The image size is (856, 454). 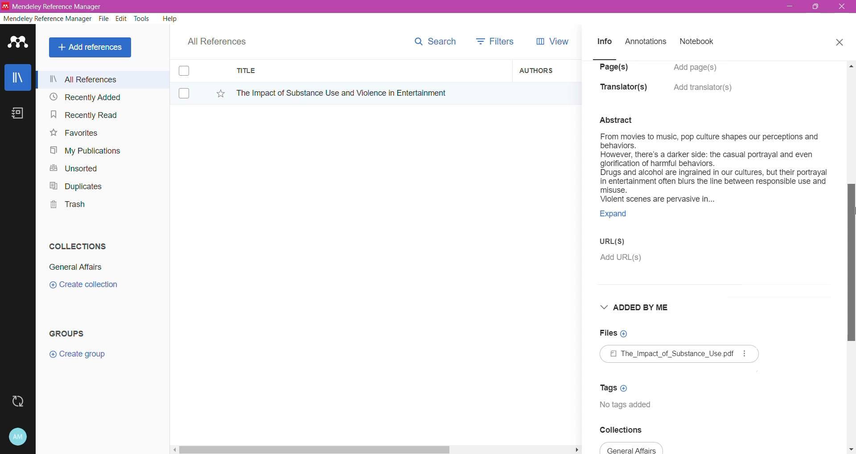 I want to click on Add References, so click(x=92, y=47).